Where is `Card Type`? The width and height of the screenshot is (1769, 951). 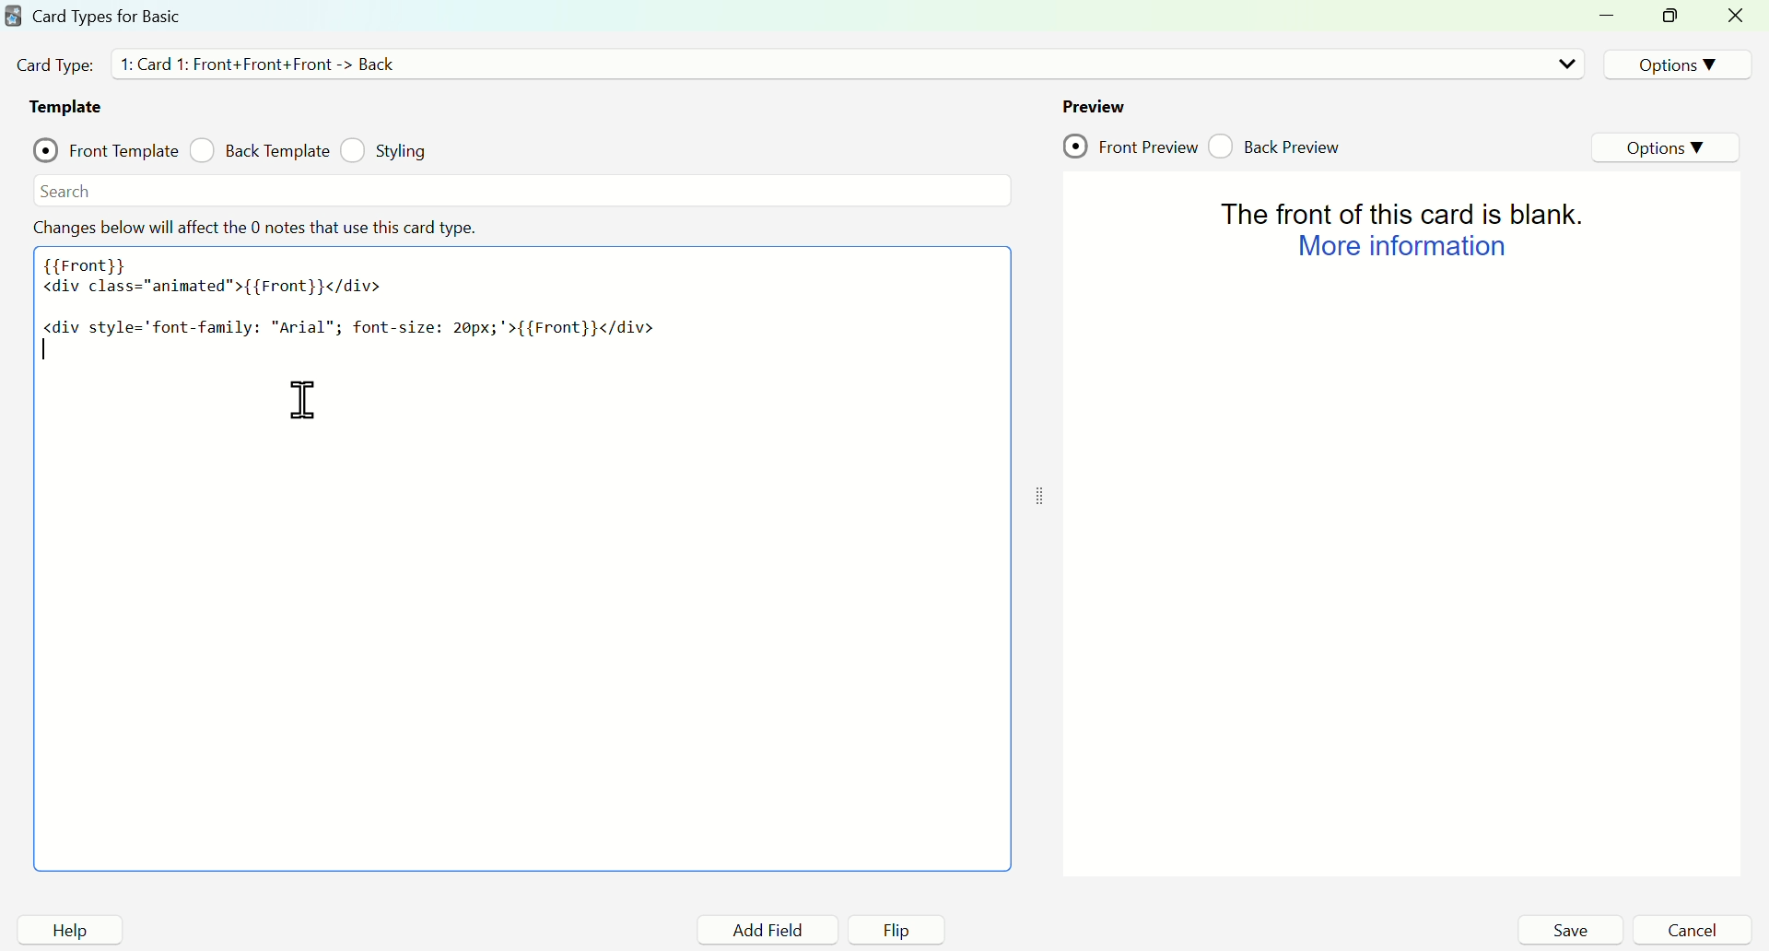 Card Type is located at coordinates (54, 65).